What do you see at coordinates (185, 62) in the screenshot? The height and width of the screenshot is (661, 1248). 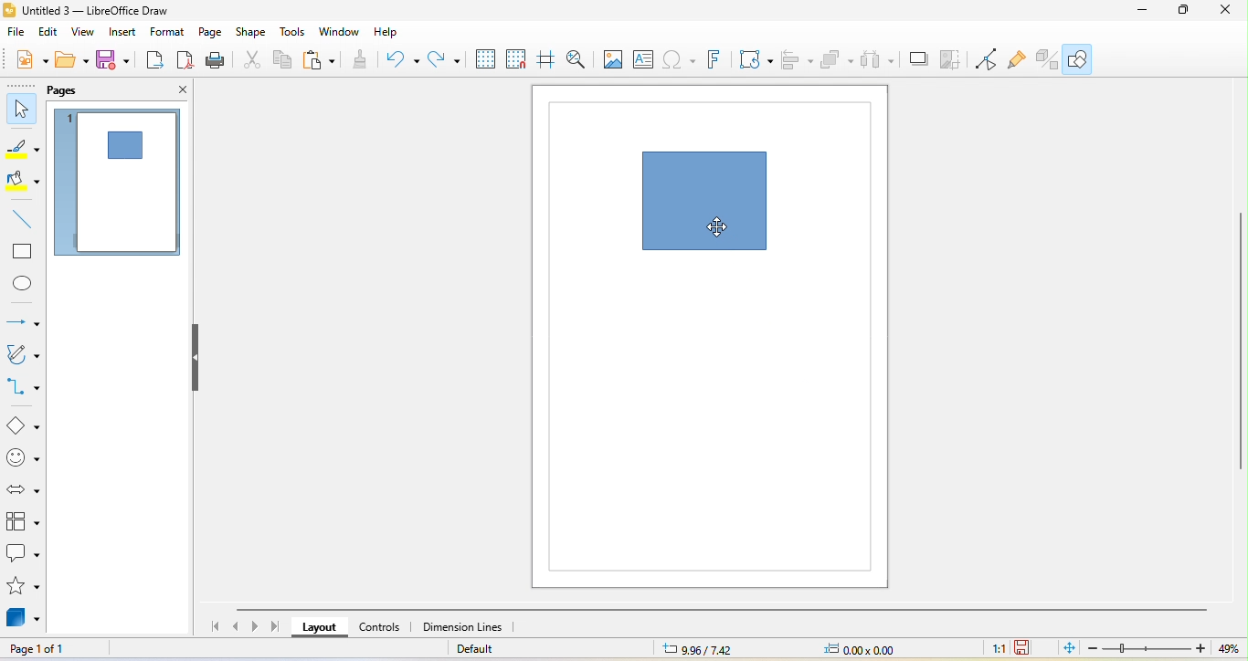 I see `export directly as pdf` at bounding box center [185, 62].